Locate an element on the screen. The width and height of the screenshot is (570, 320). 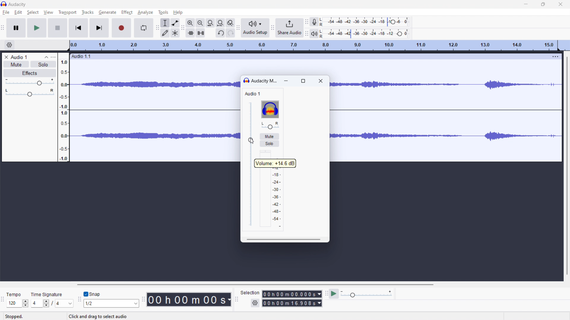
start time is located at coordinates (292, 294).